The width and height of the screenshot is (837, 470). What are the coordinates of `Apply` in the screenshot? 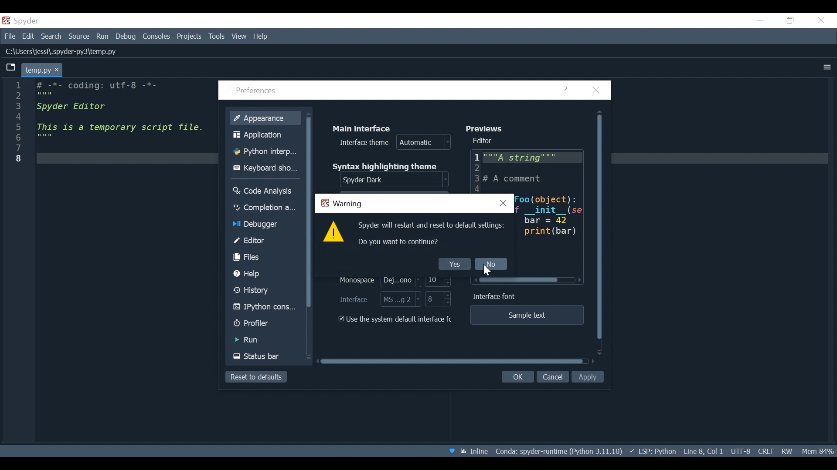 It's located at (589, 377).